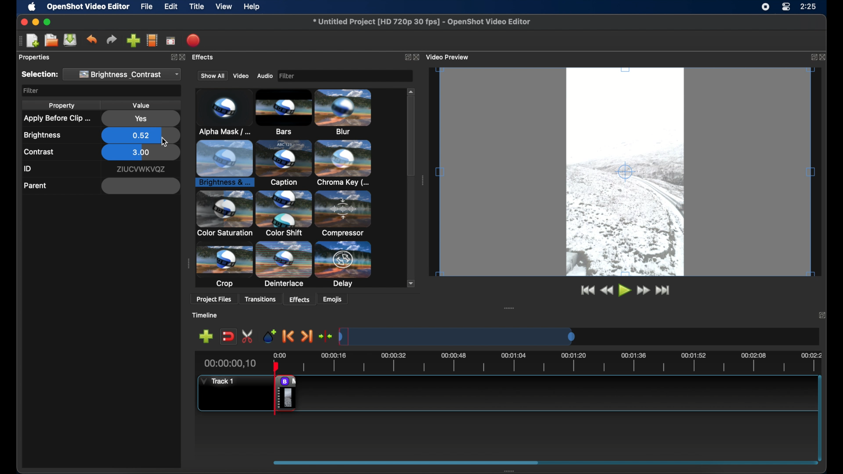 Image resolution: width=843 pixels, height=474 pixels. Describe the element at coordinates (346, 264) in the screenshot. I see `hue` at that location.